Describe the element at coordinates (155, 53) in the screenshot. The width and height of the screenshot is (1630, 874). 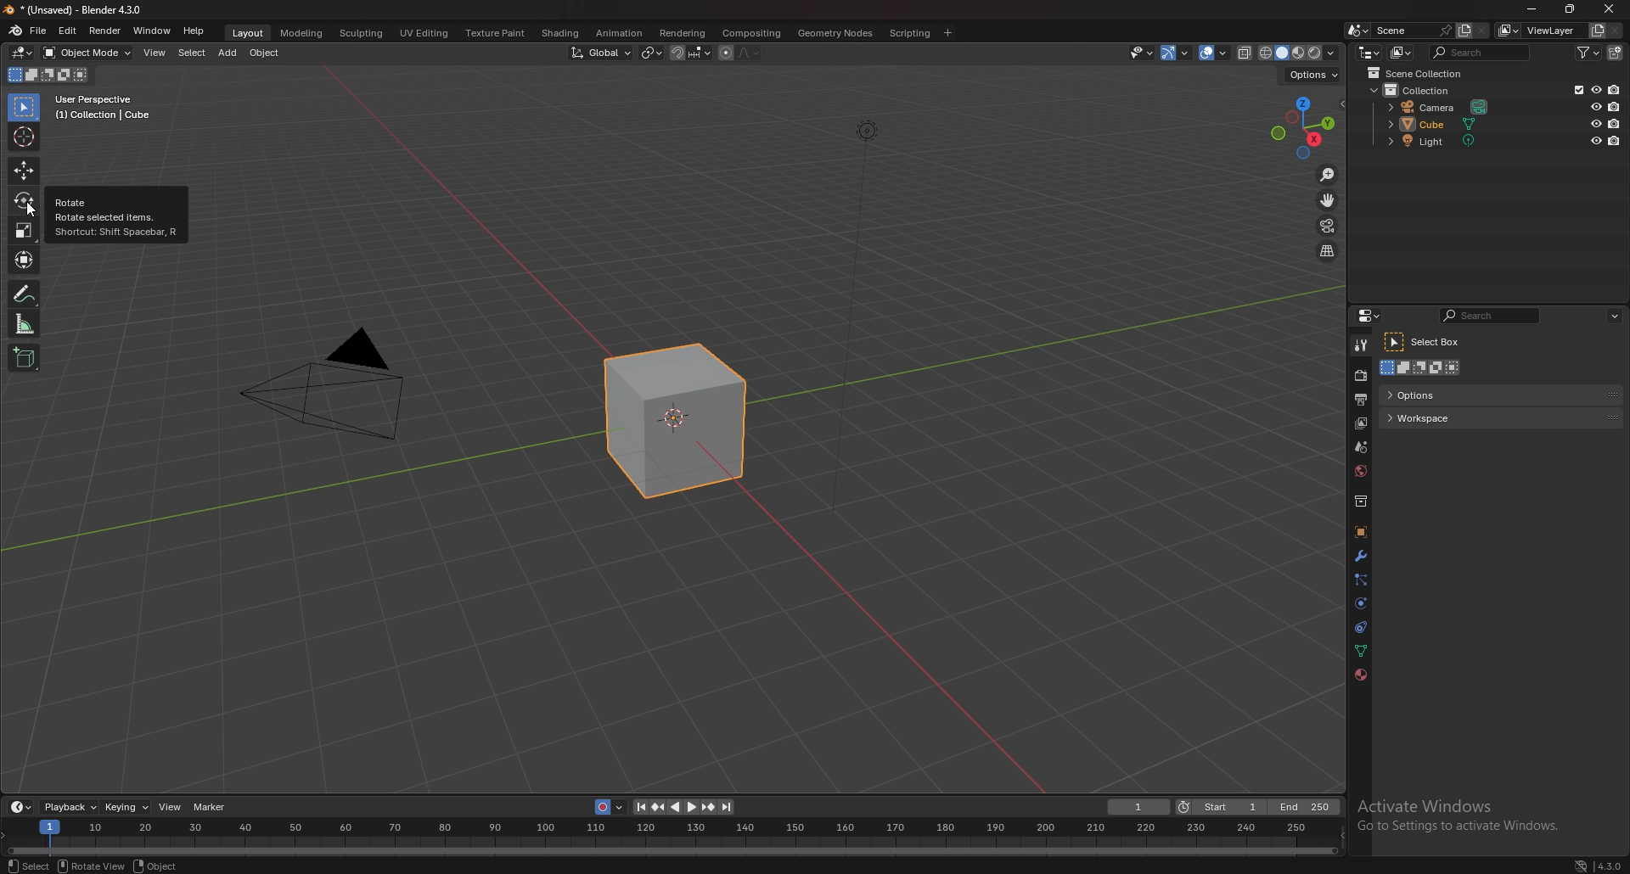
I see `view` at that location.